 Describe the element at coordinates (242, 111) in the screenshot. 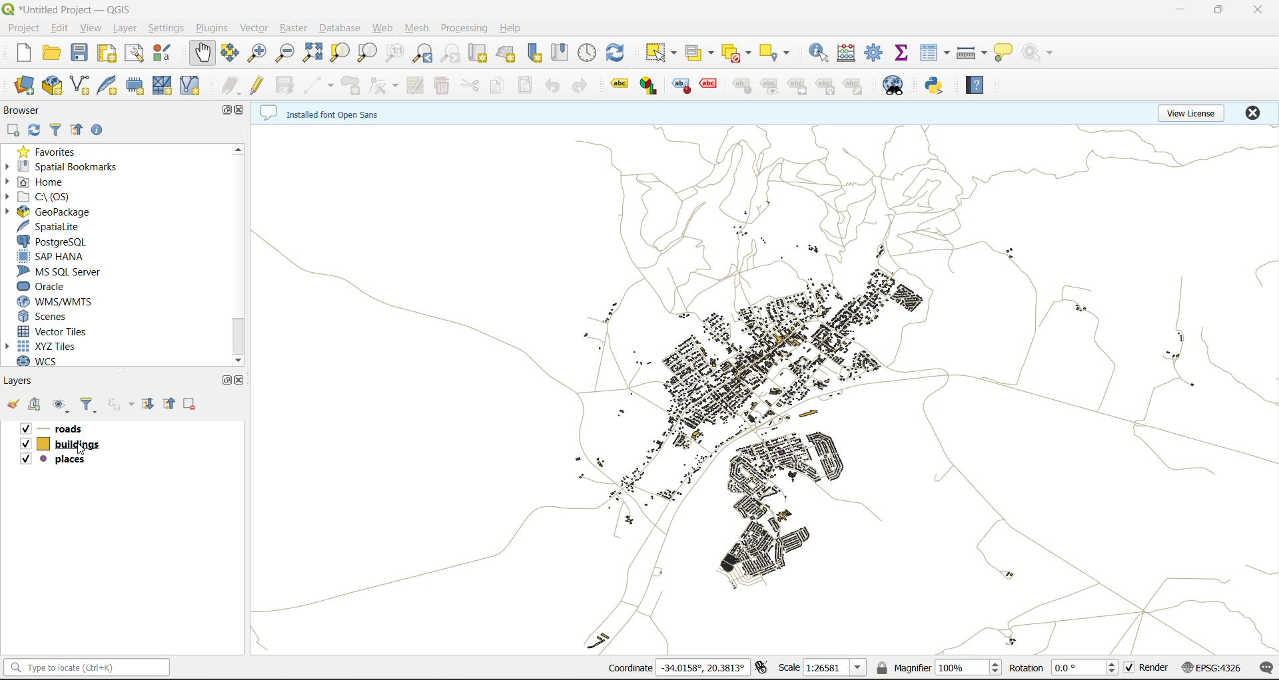

I see `close` at that location.